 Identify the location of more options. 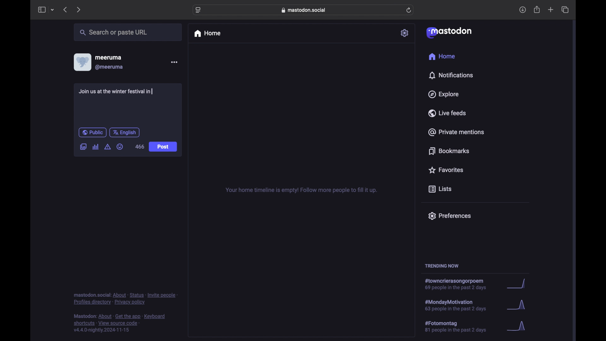
(174, 62).